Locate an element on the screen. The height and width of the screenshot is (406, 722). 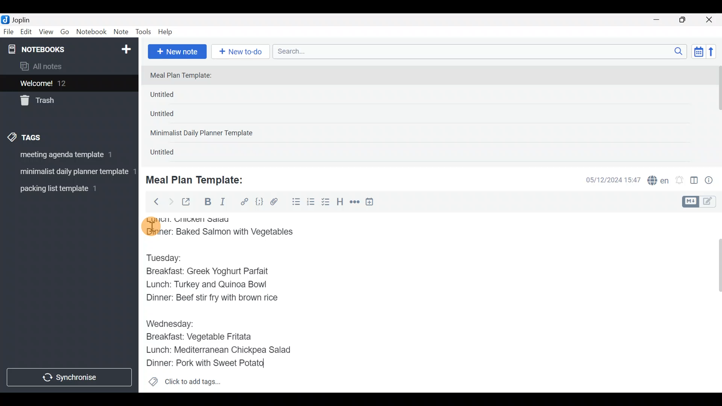
View is located at coordinates (46, 33).